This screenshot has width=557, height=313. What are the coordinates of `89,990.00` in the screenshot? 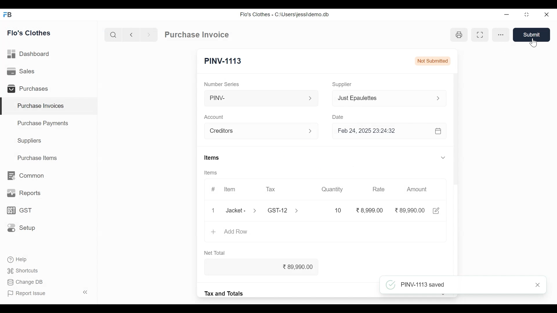 It's located at (409, 211).